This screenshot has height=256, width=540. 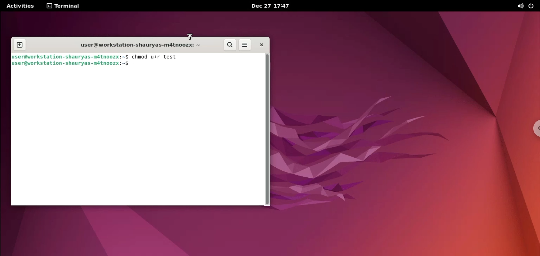 What do you see at coordinates (158, 57) in the screenshot?
I see `chmod u+r test` at bounding box center [158, 57].